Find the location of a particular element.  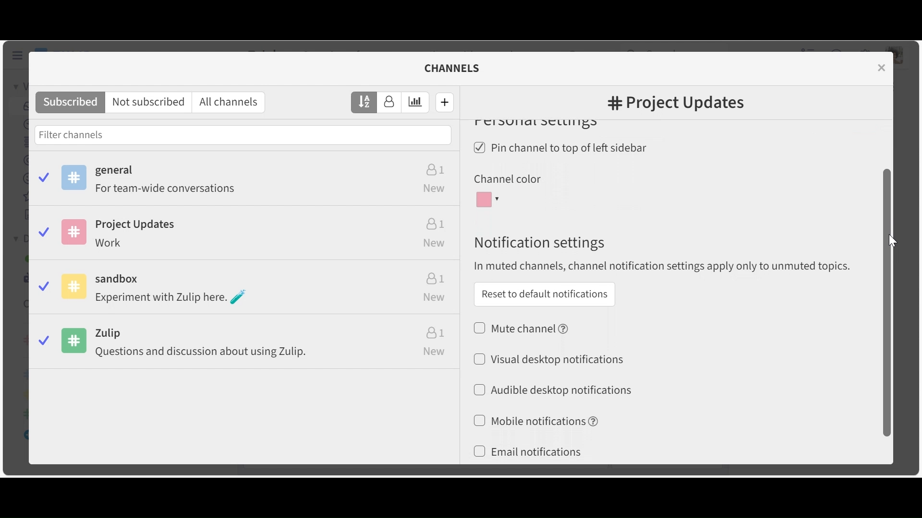

Channel color dropdown menu is located at coordinates (489, 200).